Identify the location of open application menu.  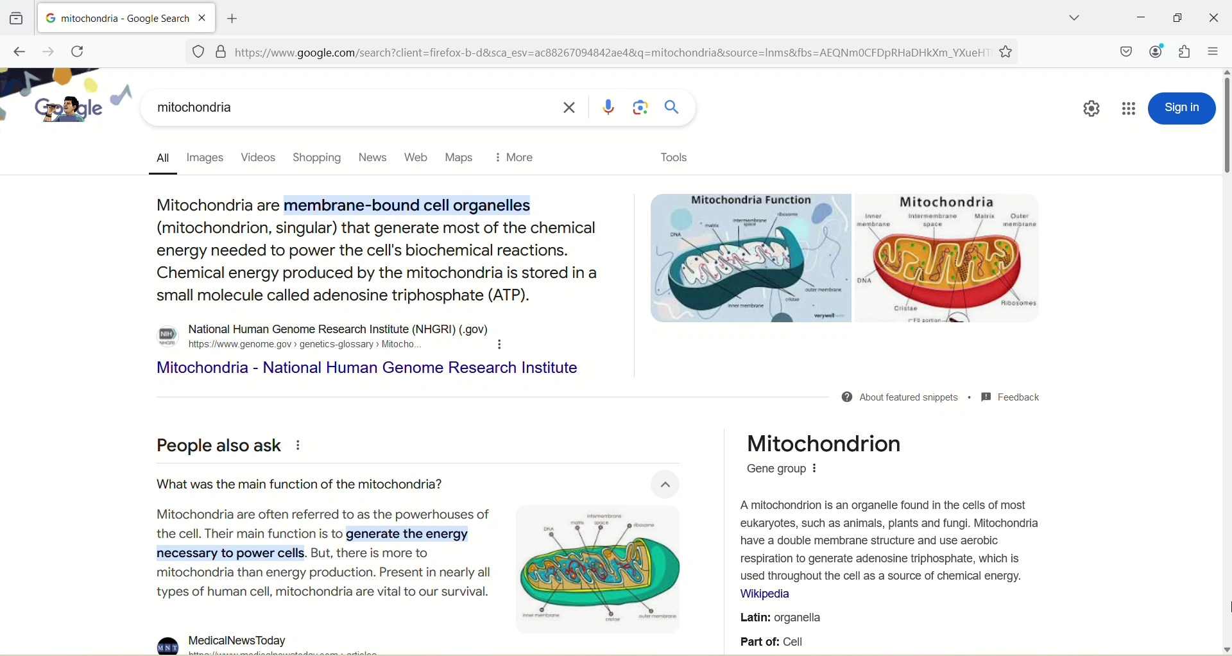
(1212, 53).